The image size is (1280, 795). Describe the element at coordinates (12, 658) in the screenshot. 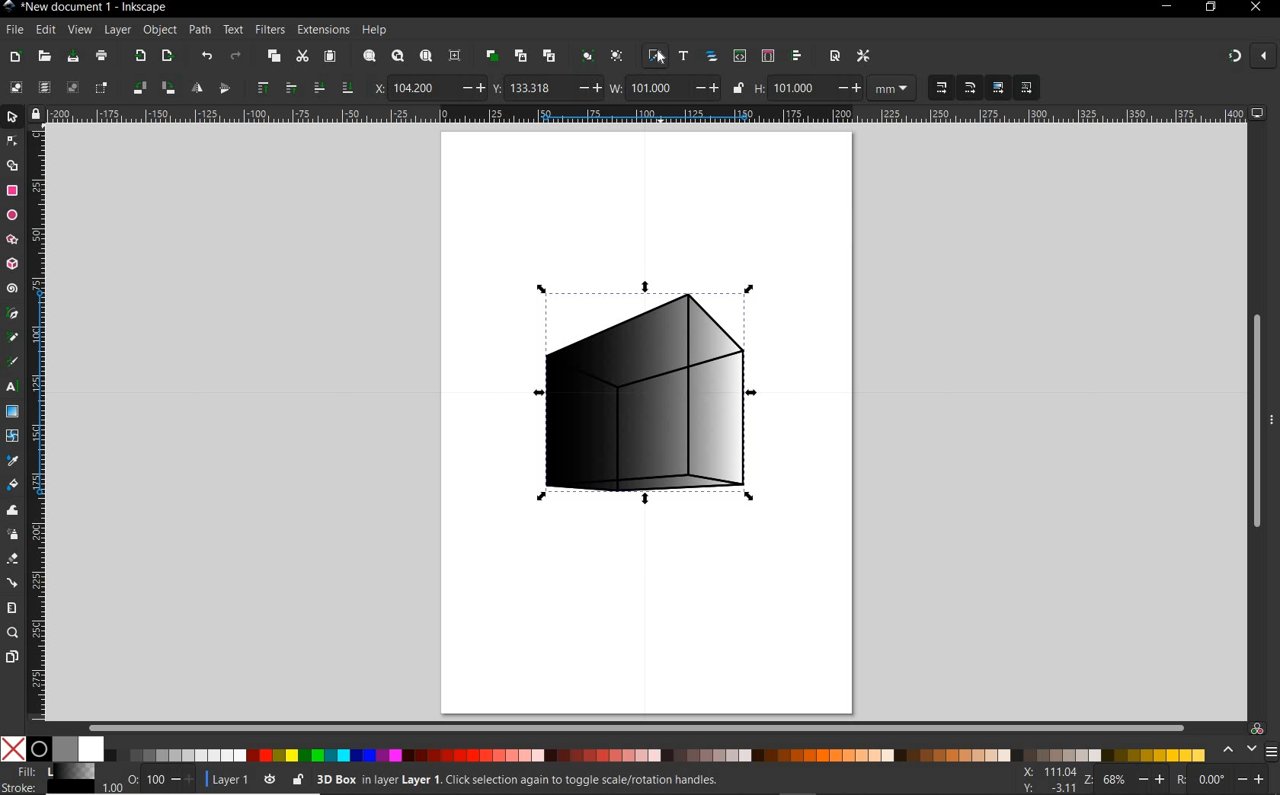

I see `PAGES TOOL` at that location.